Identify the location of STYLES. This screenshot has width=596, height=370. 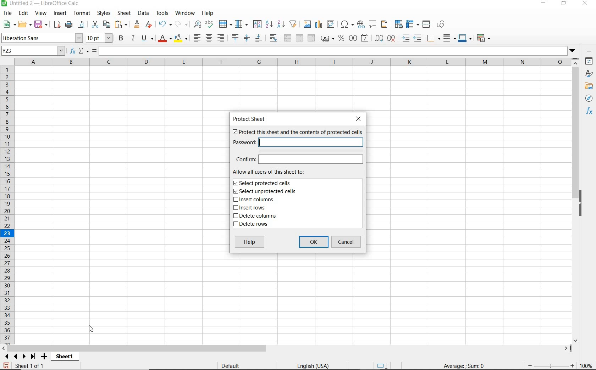
(589, 74).